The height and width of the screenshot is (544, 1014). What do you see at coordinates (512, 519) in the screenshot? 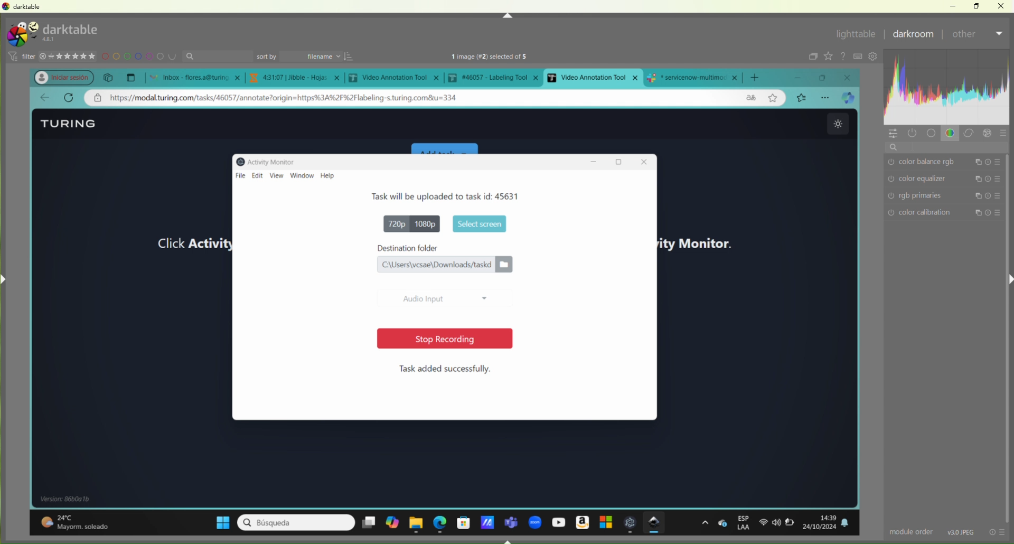
I see `teams` at bounding box center [512, 519].